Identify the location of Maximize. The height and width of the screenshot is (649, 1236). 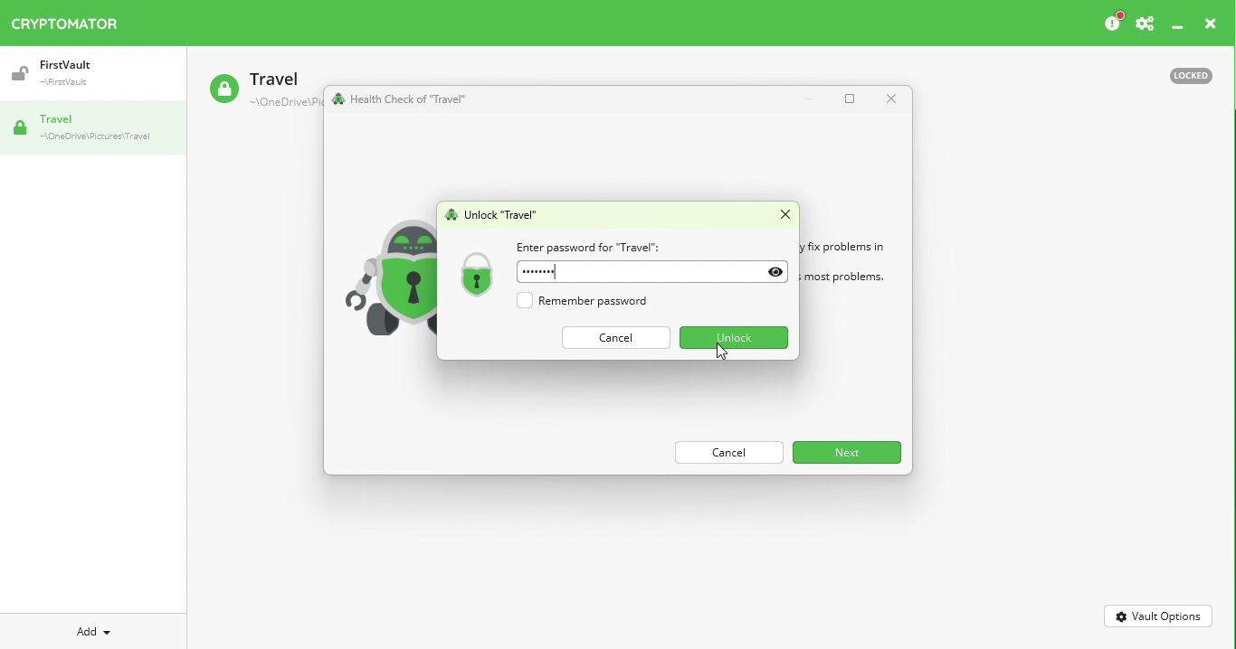
(850, 99).